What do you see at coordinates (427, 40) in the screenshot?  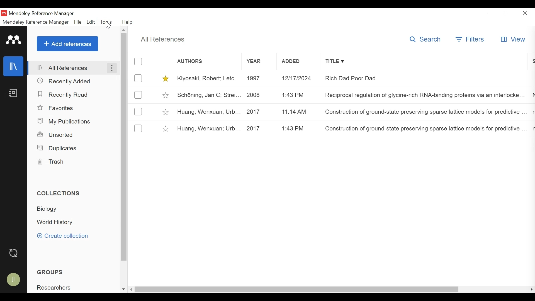 I see `Searc` at bounding box center [427, 40].